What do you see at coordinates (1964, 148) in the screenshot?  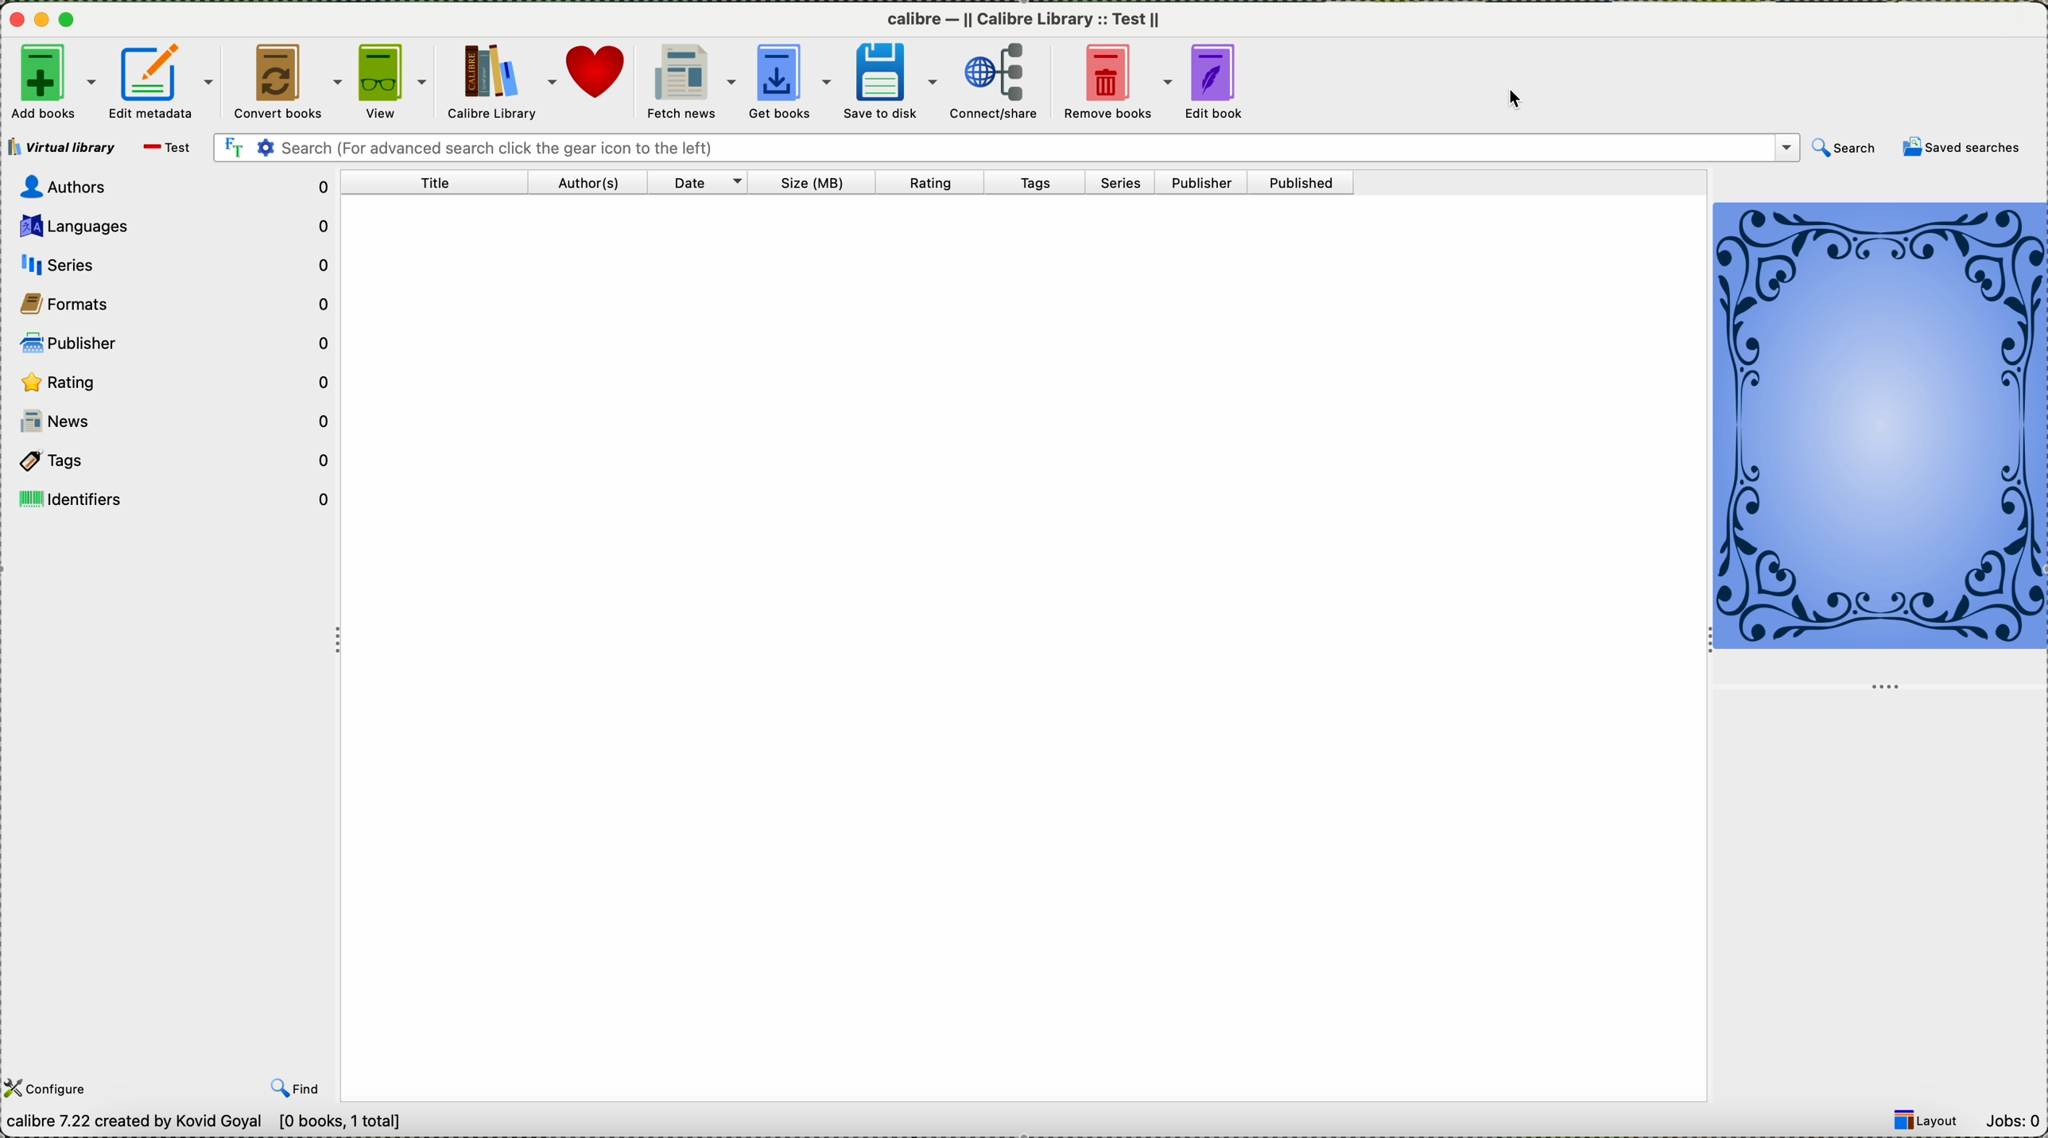 I see `saved searches` at bounding box center [1964, 148].